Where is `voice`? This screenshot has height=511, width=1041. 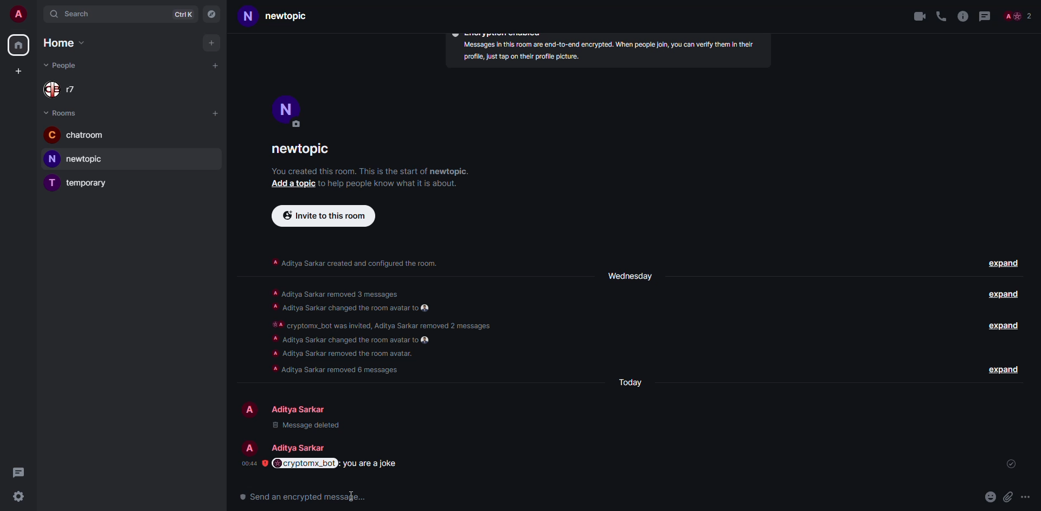 voice is located at coordinates (939, 15).